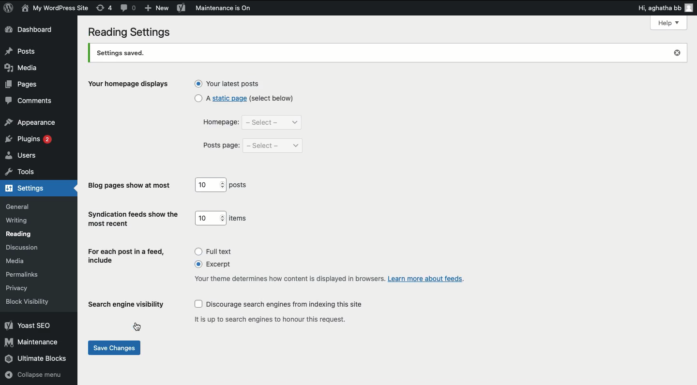 The width and height of the screenshot is (697, 385). Describe the element at coordinates (116, 347) in the screenshot. I see `save changes` at that location.